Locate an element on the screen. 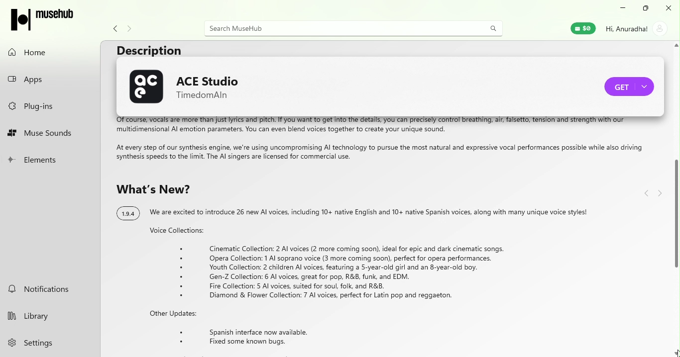  Description is located at coordinates (145, 50).